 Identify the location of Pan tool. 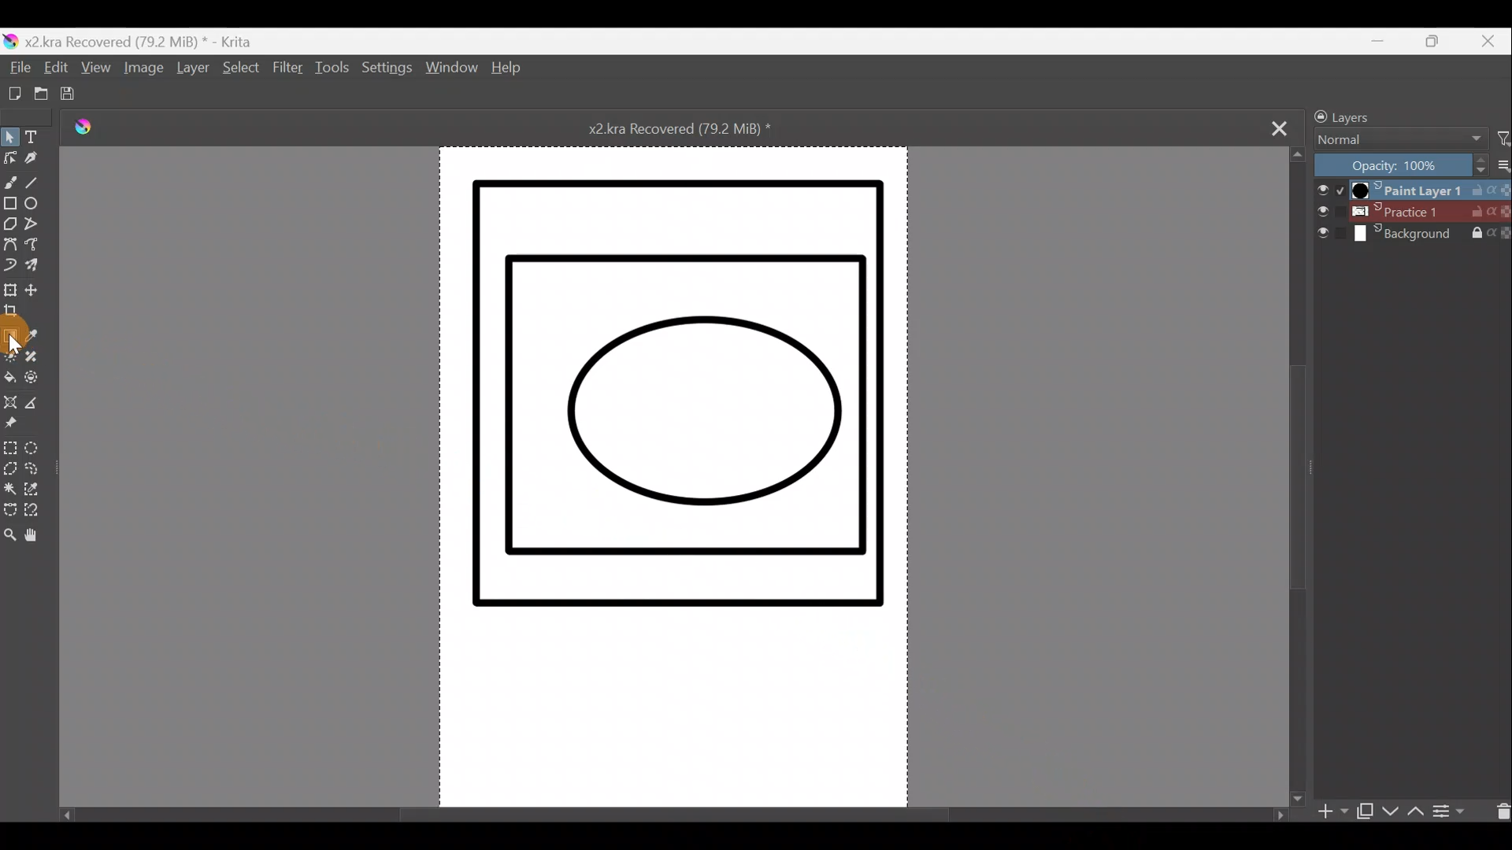
(36, 539).